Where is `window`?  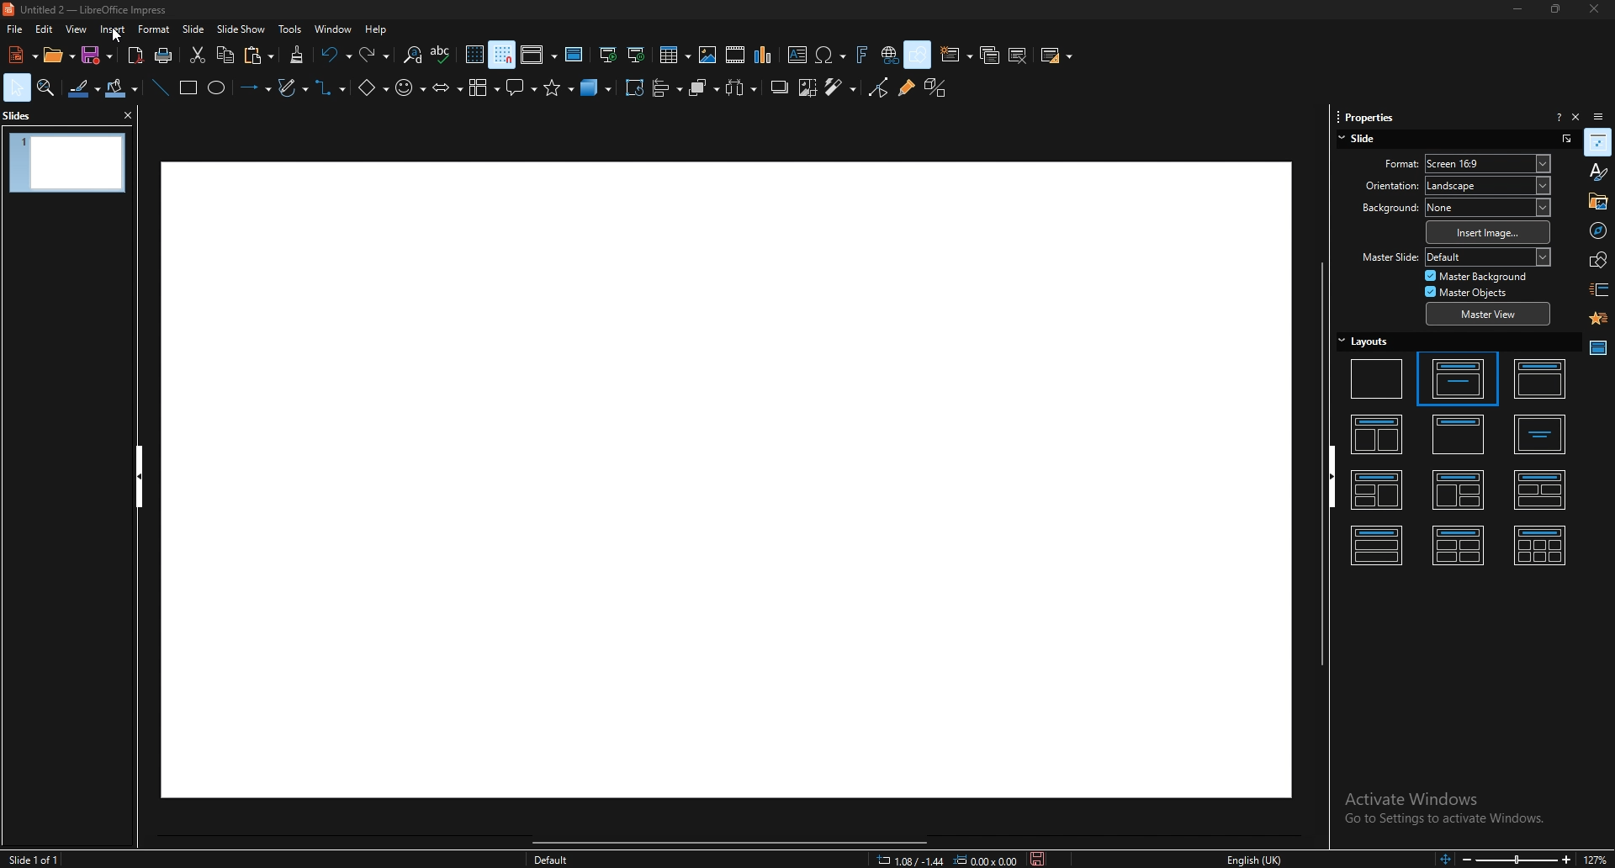
window is located at coordinates (333, 29).